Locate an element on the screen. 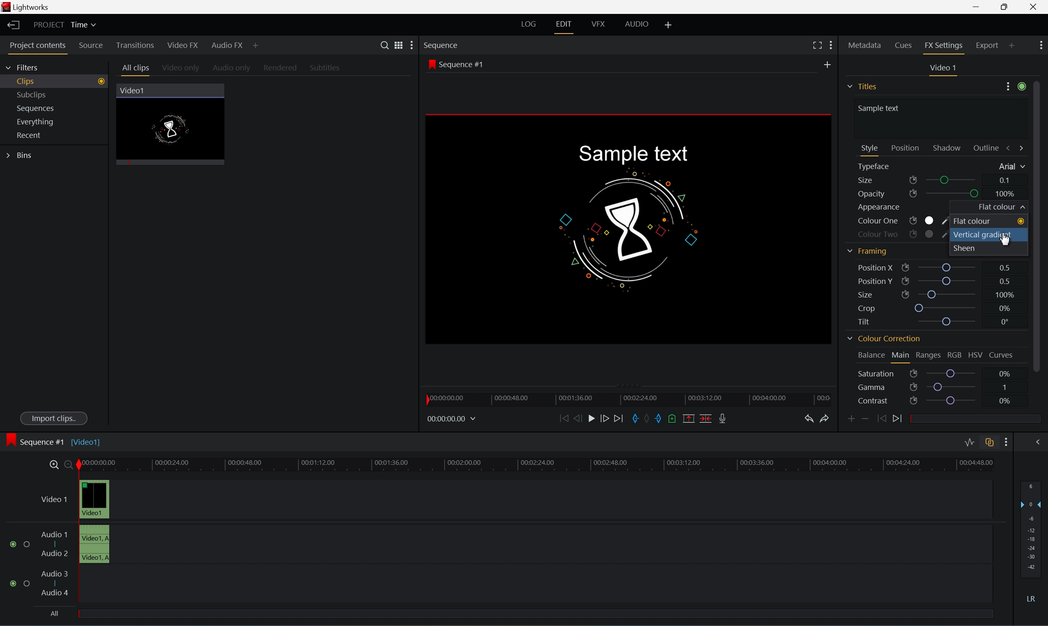  Timeline is located at coordinates (536, 463).